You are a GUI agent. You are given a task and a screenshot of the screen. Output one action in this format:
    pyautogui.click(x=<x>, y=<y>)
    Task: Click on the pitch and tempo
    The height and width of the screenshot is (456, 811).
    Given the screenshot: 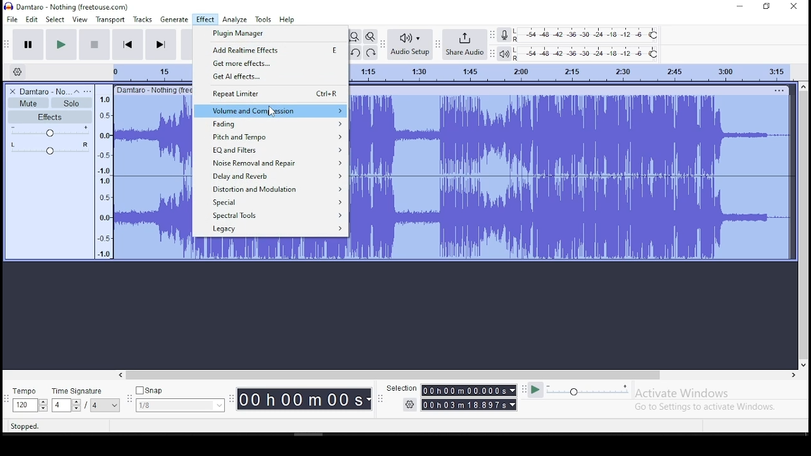 What is the action you would take?
    pyautogui.click(x=271, y=136)
    